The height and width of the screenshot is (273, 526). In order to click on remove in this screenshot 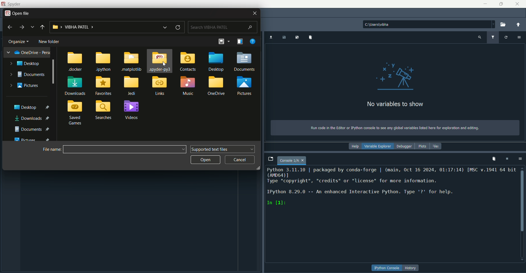, I will do `click(494, 159)`.